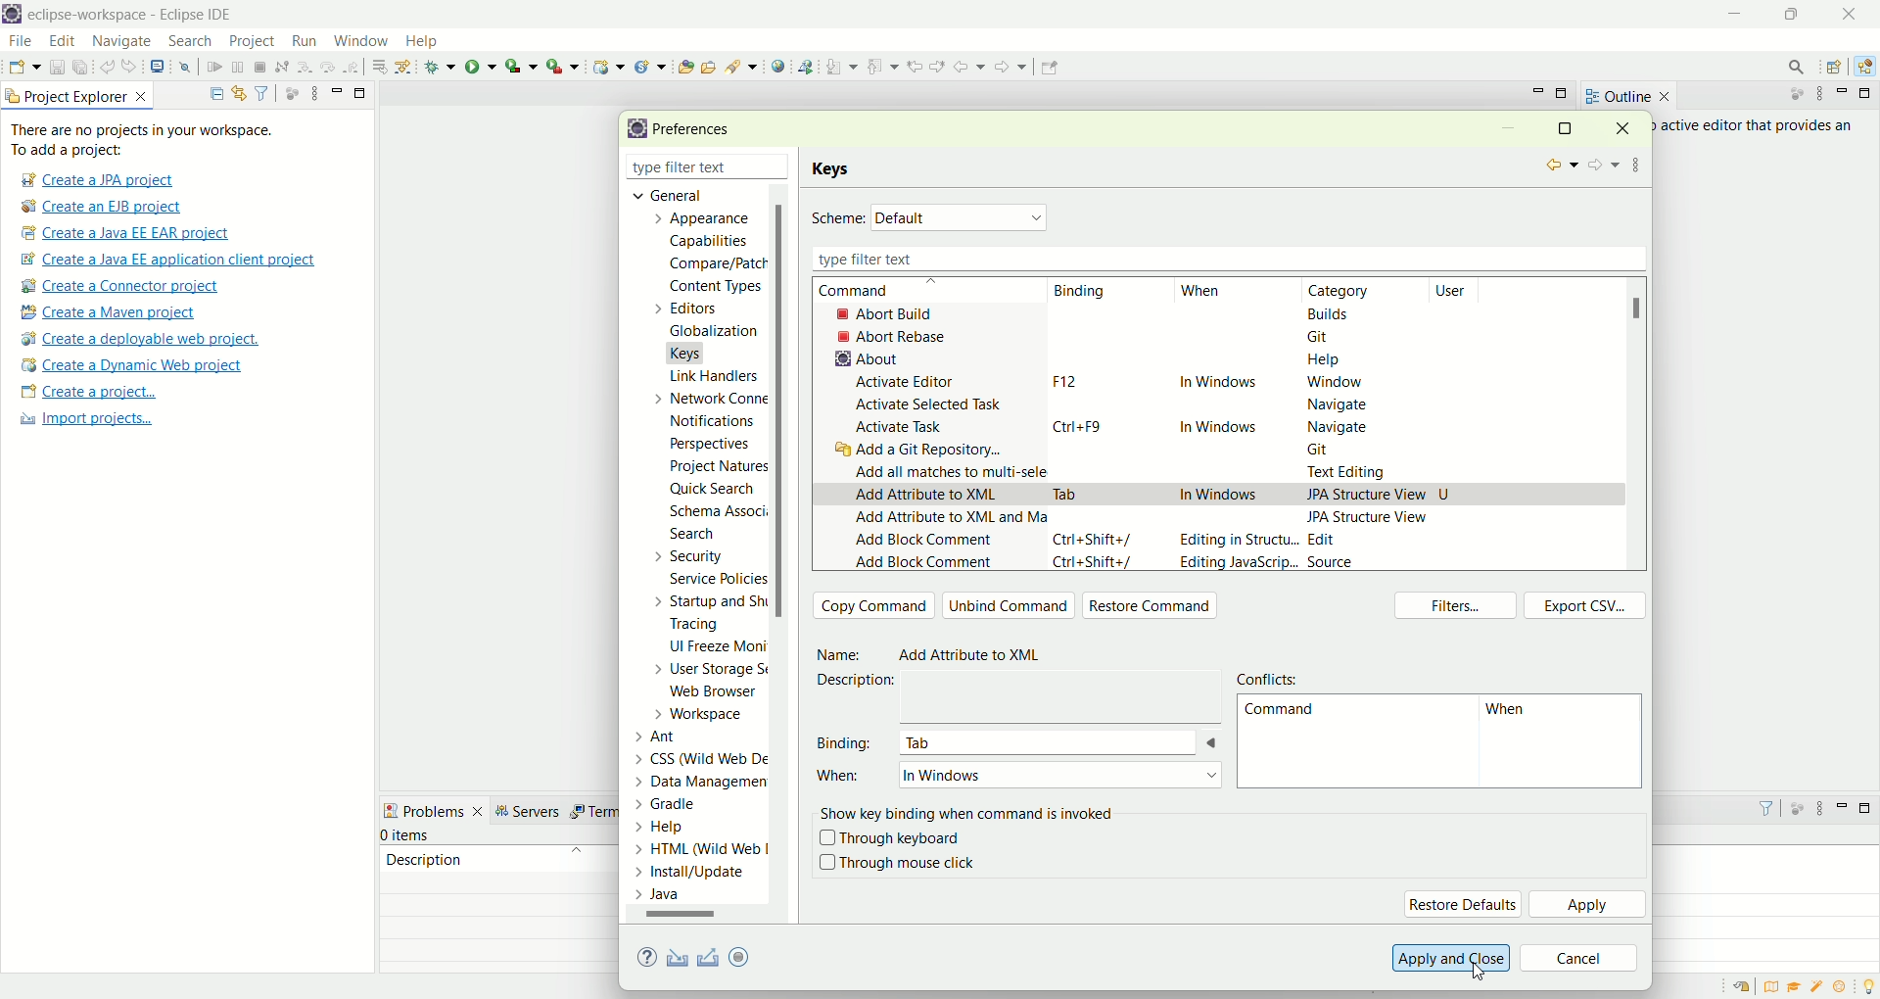 The width and height of the screenshot is (1880, 999). What do you see at coordinates (634, 129) in the screenshot?
I see `logo` at bounding box center [634, 129].